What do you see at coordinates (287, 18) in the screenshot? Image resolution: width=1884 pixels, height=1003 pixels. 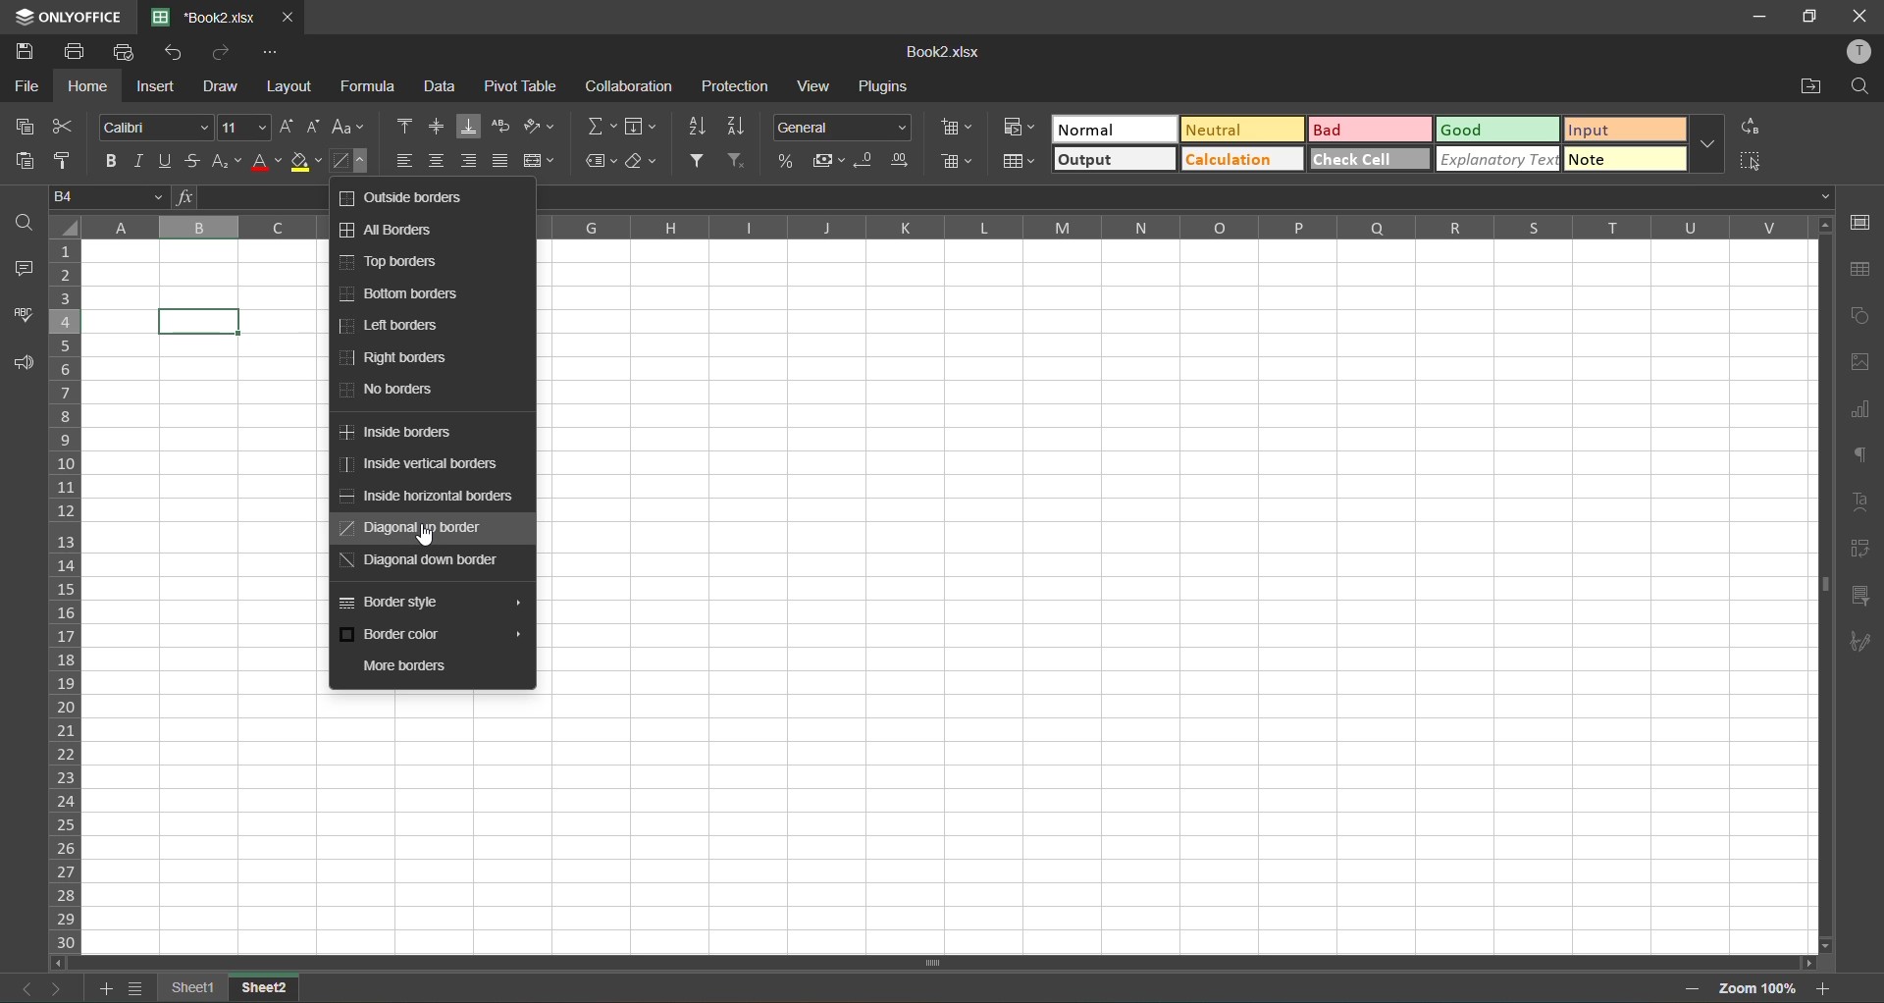 I see `close tab` at bounding box center [287, 18].